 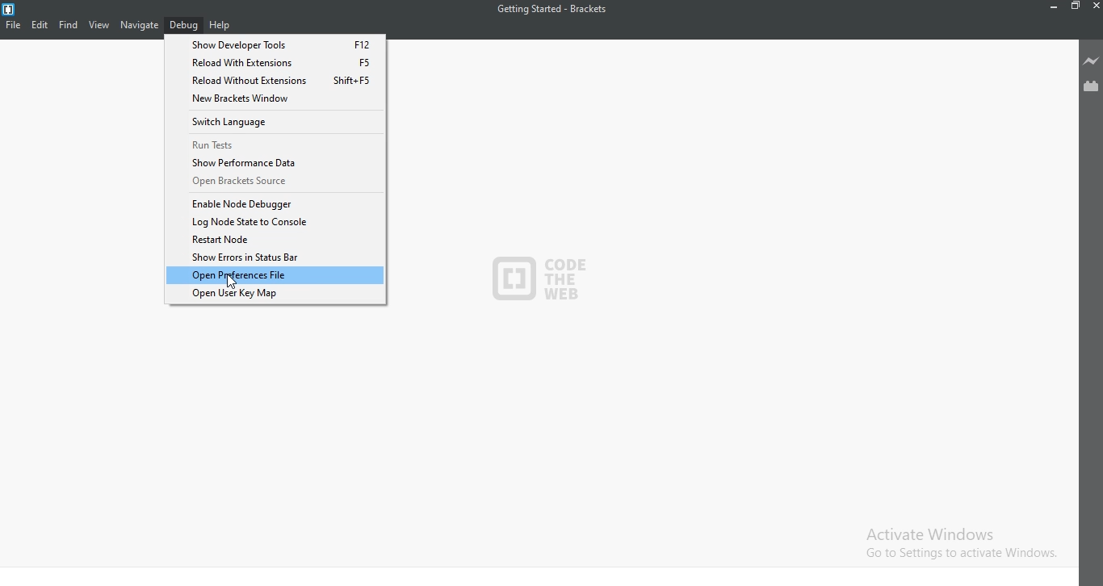 I want to click on show performance data, so click(x=274, y=162).